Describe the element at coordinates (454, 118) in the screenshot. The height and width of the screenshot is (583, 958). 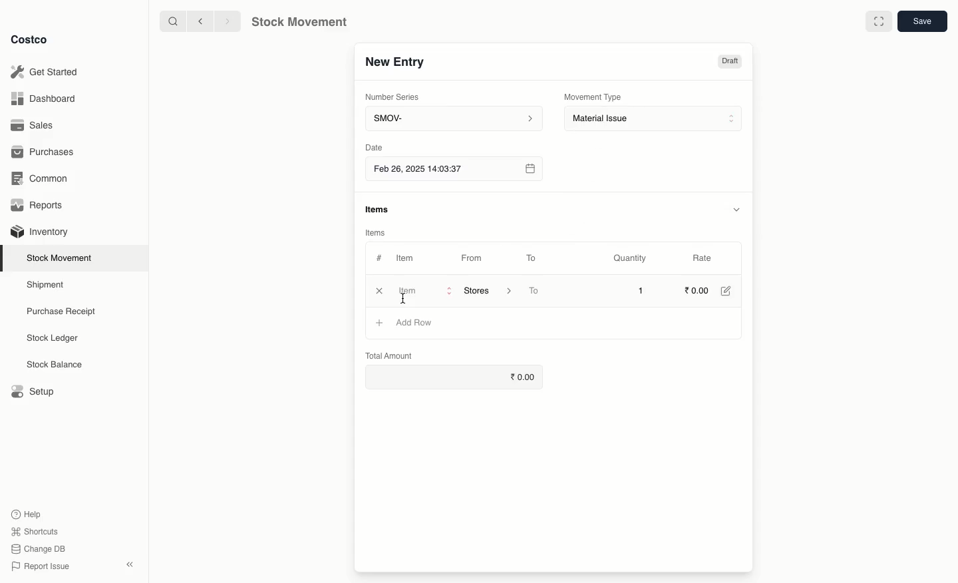
I see `SMOV-` at that location.